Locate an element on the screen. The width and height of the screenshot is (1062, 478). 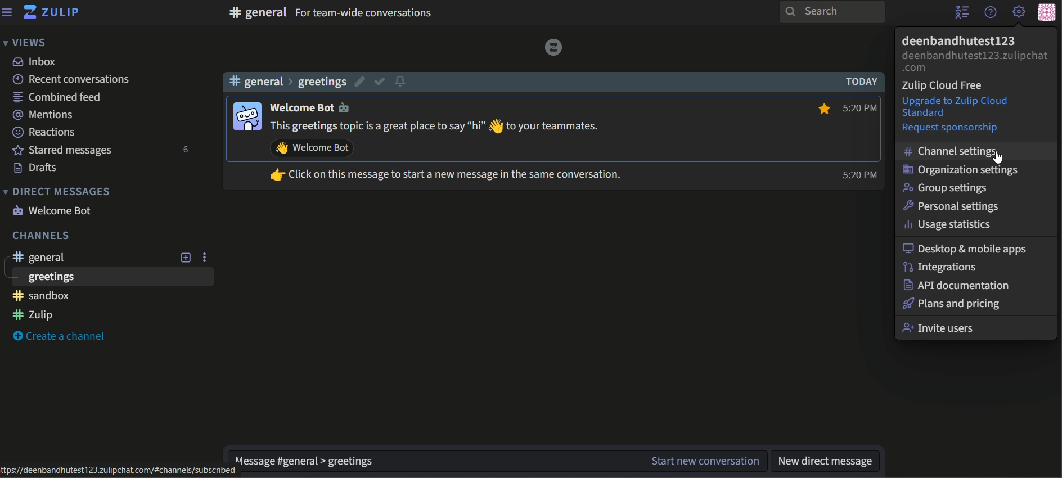
text is located at coordinates (364, 13).